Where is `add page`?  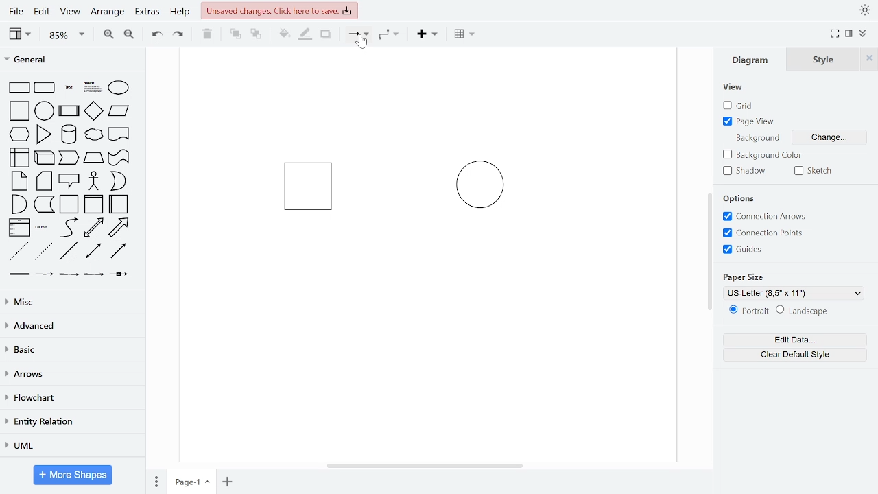
add page is located at coordinates (228, 482).